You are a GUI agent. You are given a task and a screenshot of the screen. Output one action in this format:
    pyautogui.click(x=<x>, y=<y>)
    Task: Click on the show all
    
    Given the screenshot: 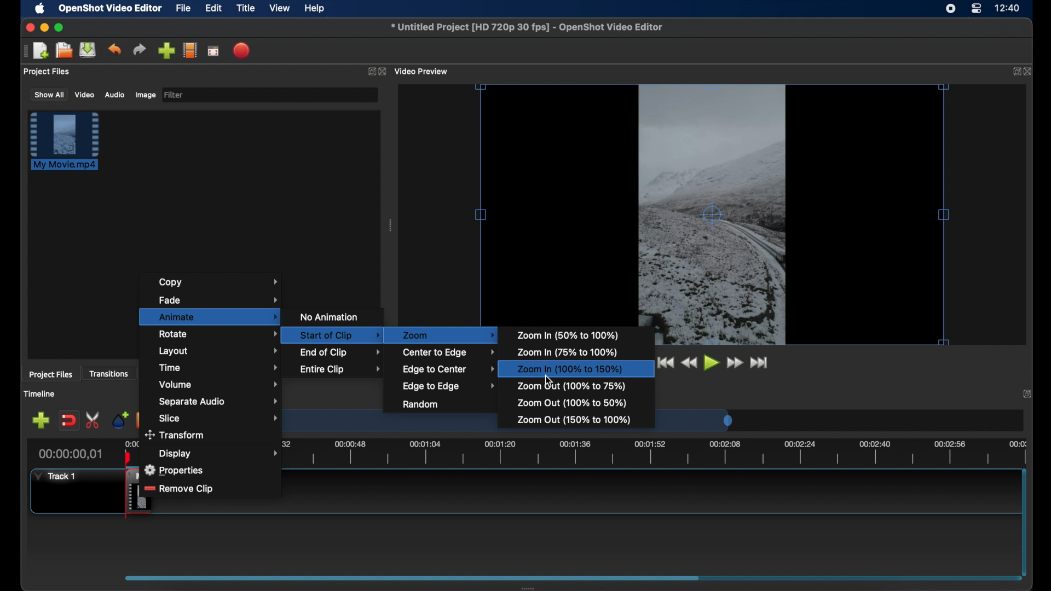 What is the action you would take?
    pyautogui.click(x=49, y=94)
    